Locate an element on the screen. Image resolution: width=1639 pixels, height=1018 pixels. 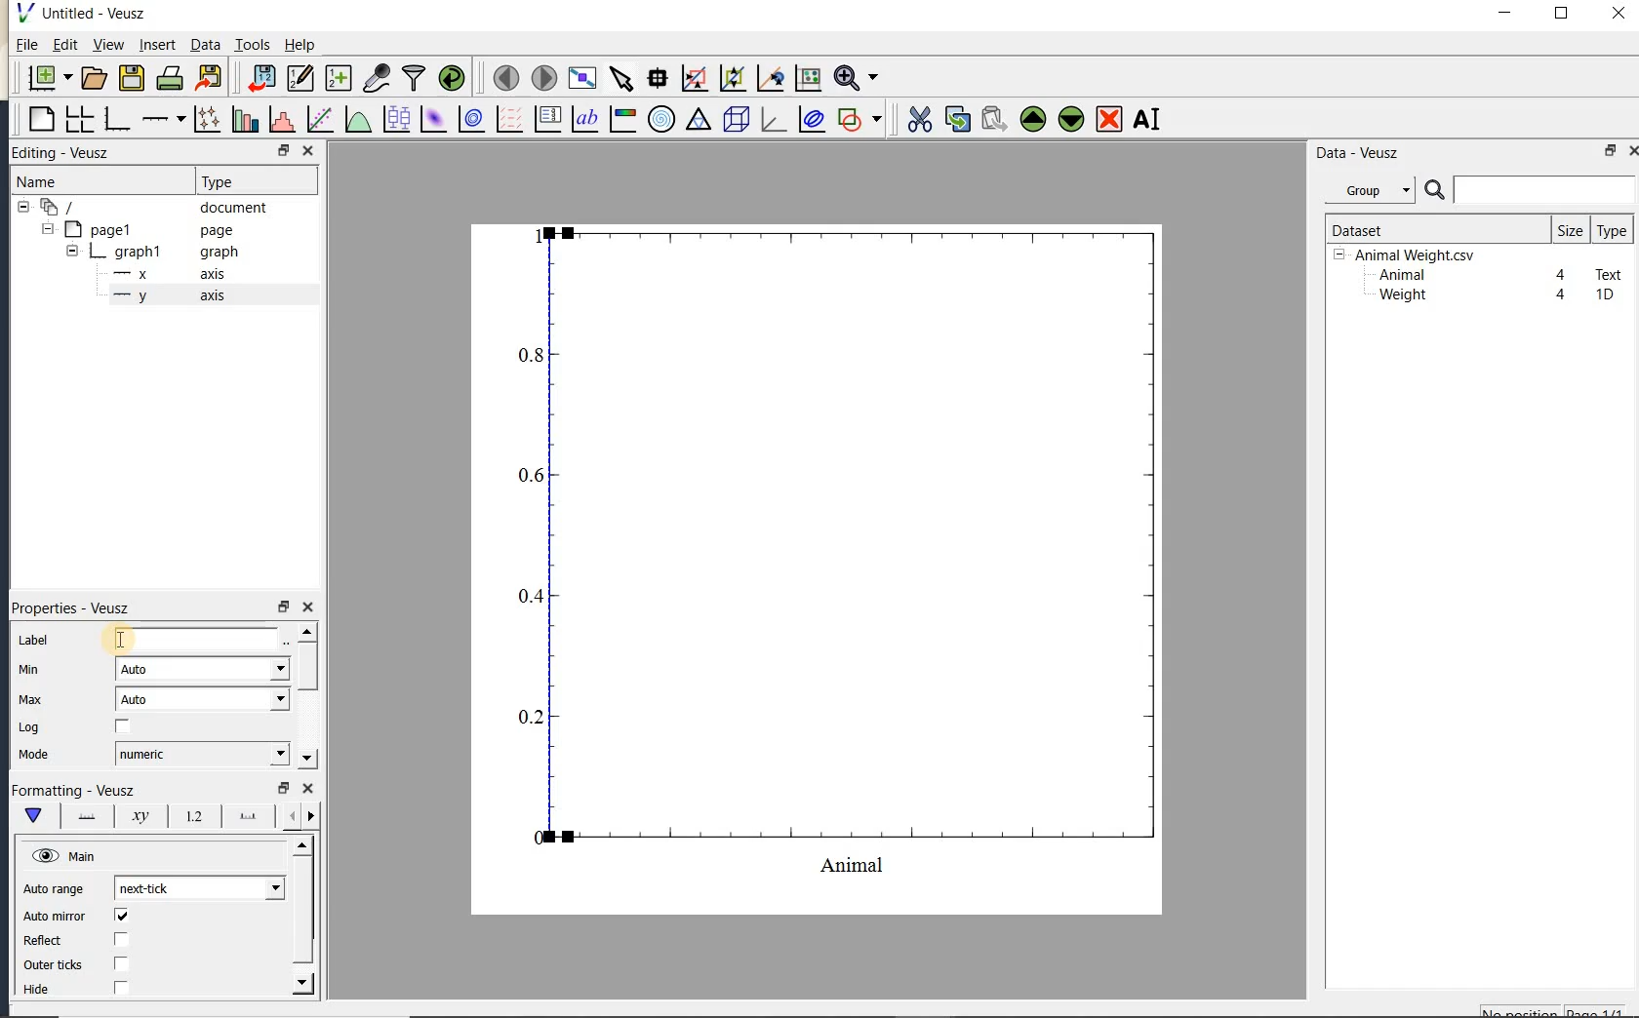
3d scene is located at coordinates (734, 120).